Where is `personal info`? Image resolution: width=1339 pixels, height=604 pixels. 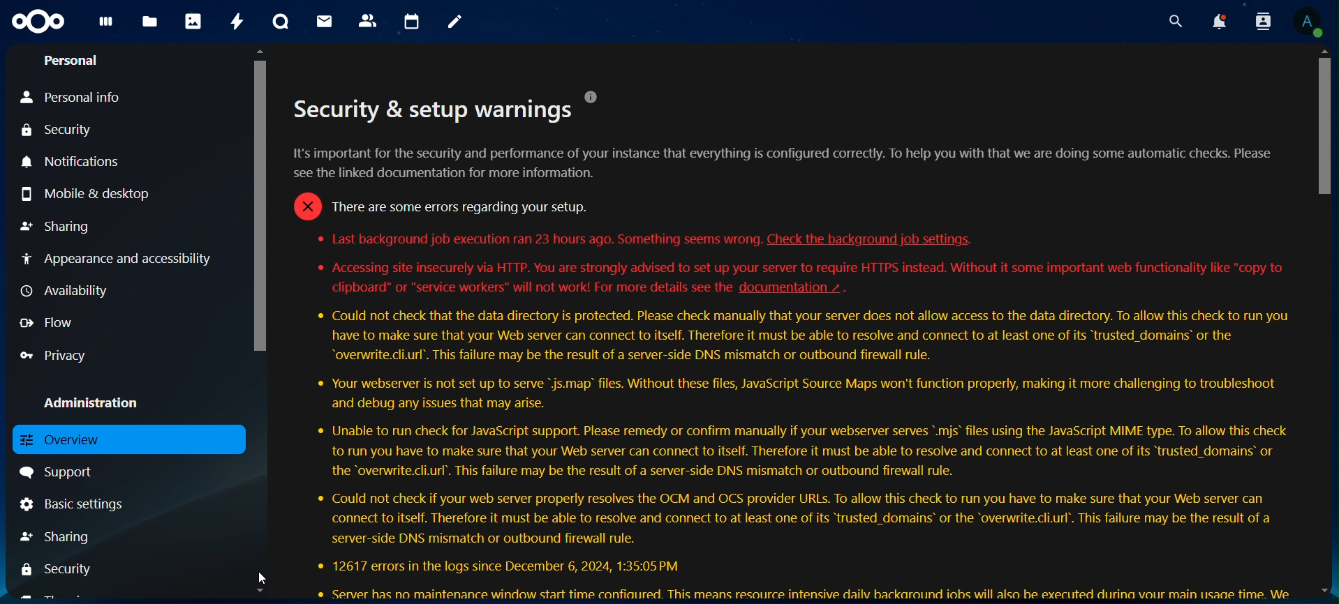
personal info is located at coordinates (69, 97).